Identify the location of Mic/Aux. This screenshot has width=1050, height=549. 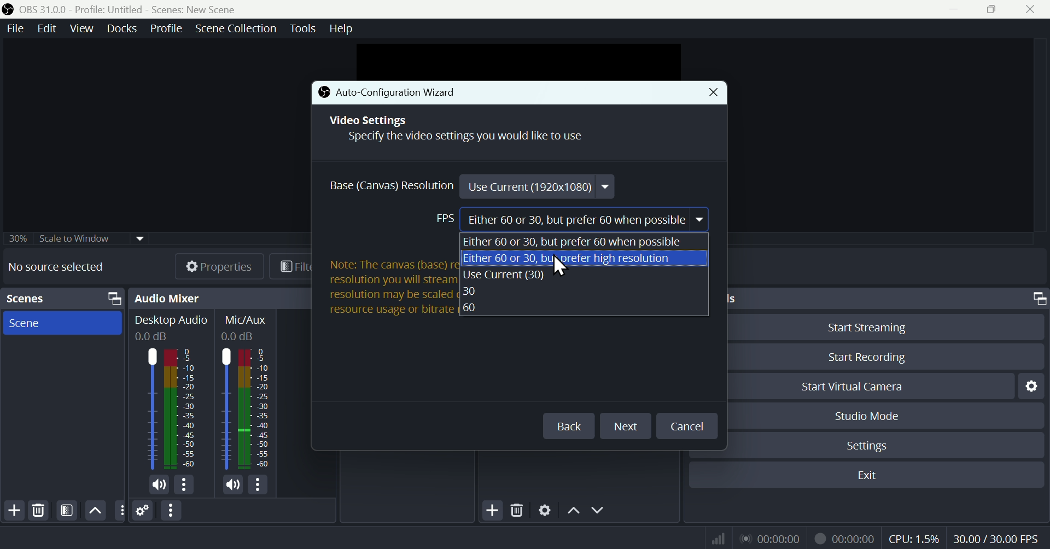
(247, 392).